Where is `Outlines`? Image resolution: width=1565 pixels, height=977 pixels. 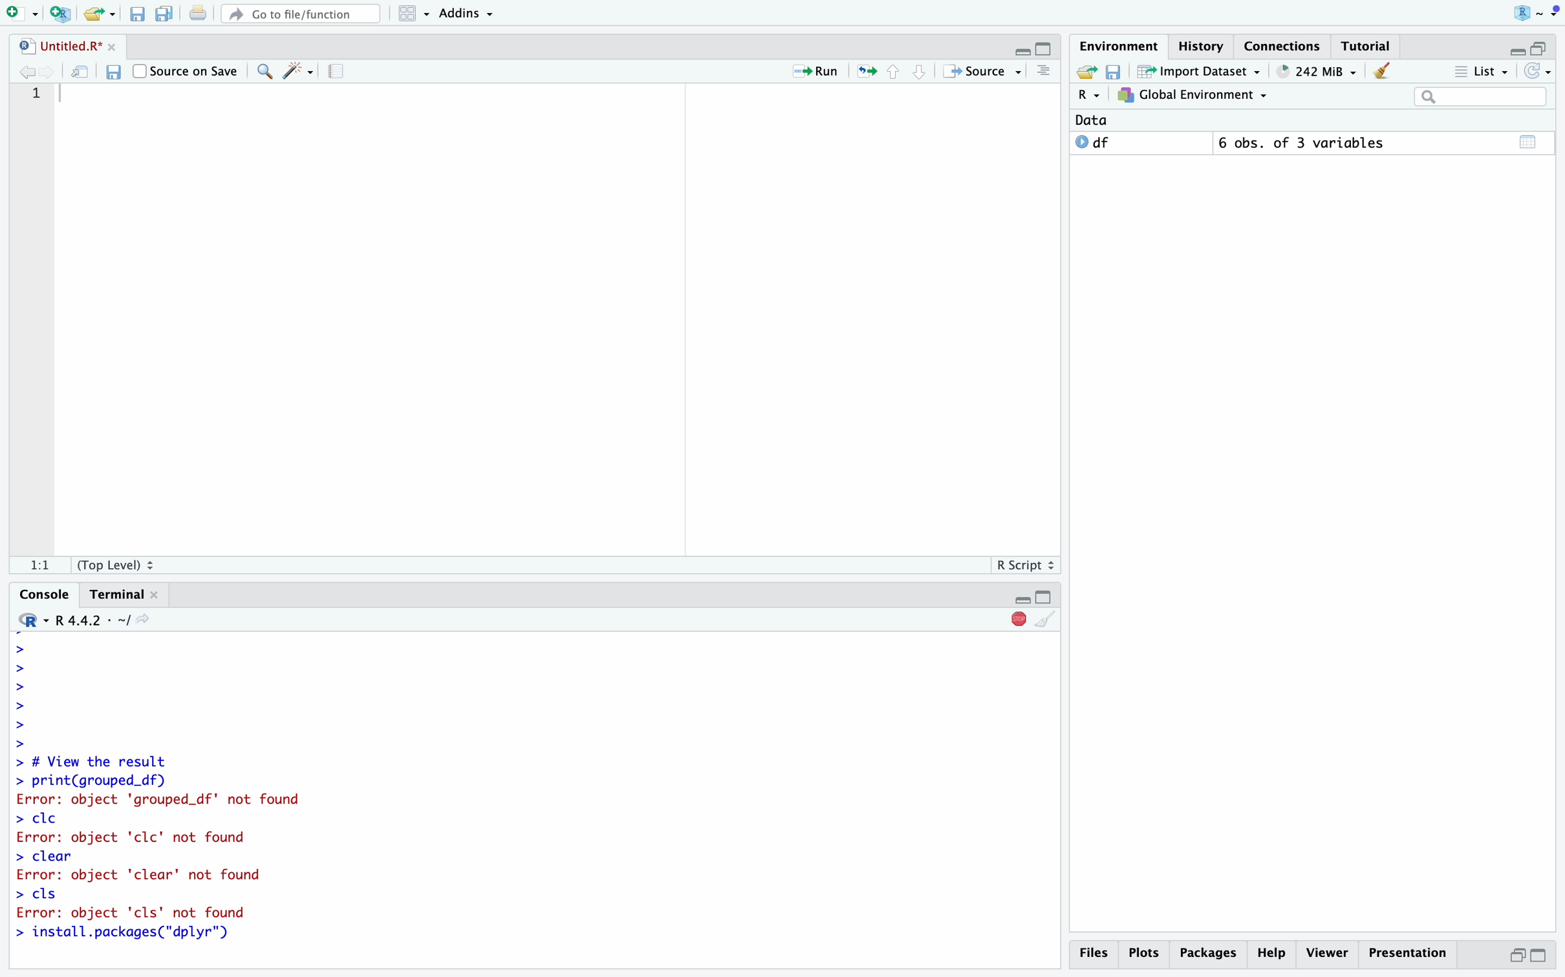 Outlines is located at coordinates (1046, 71).